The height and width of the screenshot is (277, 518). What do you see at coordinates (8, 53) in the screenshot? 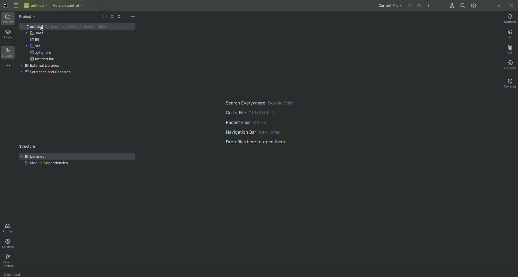
I see `Structure` at bounding box center [8, 53].